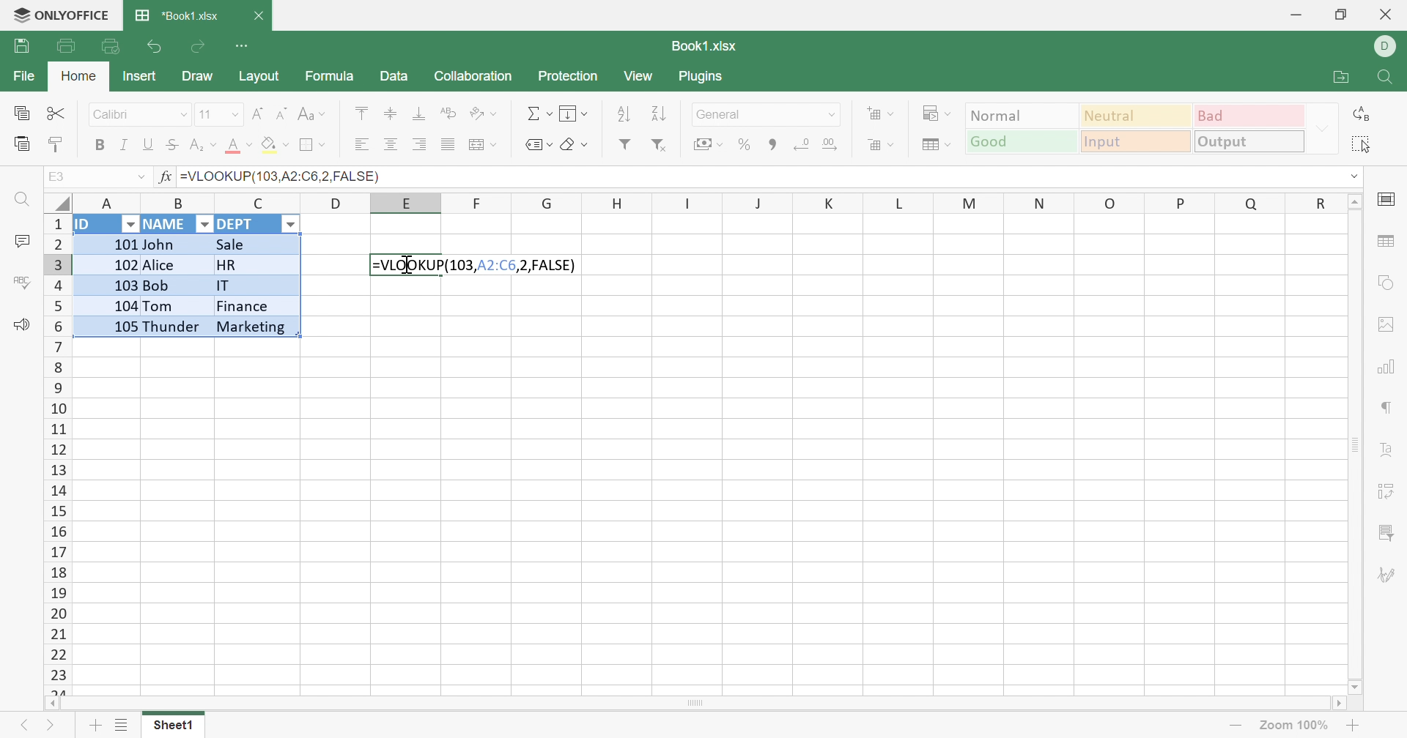 The height and width of the screenshot is (738, 1407). Describe the element at coordinates (745, 144) in the screenshot. I see `Percent` at that location.